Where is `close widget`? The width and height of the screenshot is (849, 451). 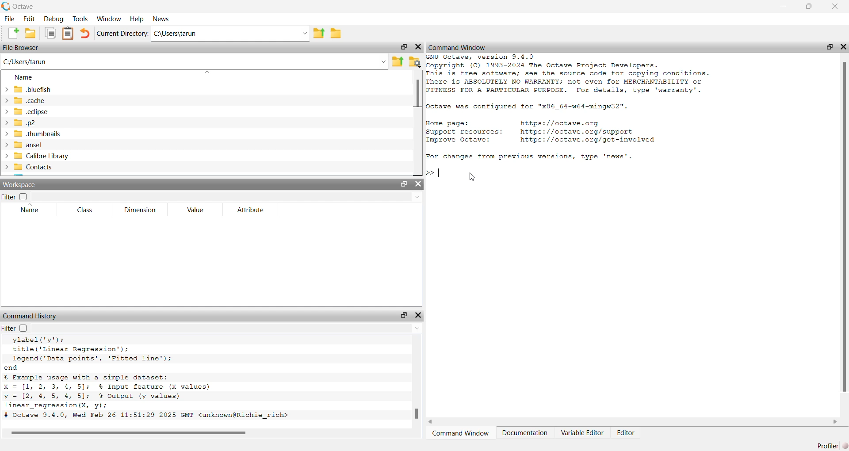 close widget is located at coordinates (418, 48).